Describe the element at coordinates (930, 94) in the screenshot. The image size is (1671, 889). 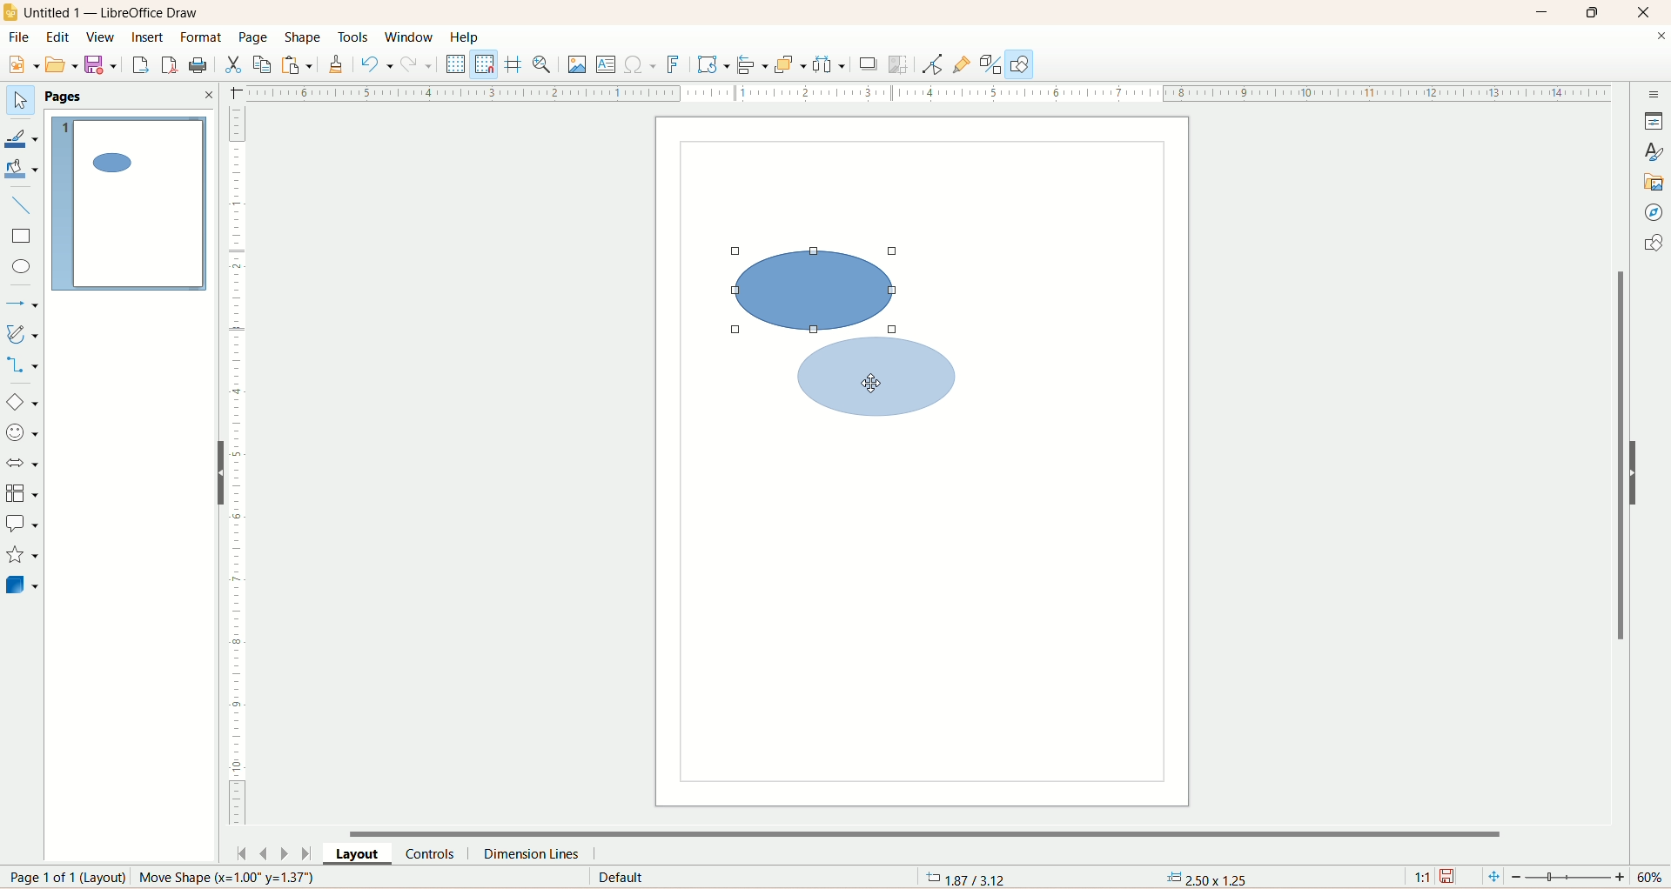
I see `scale bar` at that location.